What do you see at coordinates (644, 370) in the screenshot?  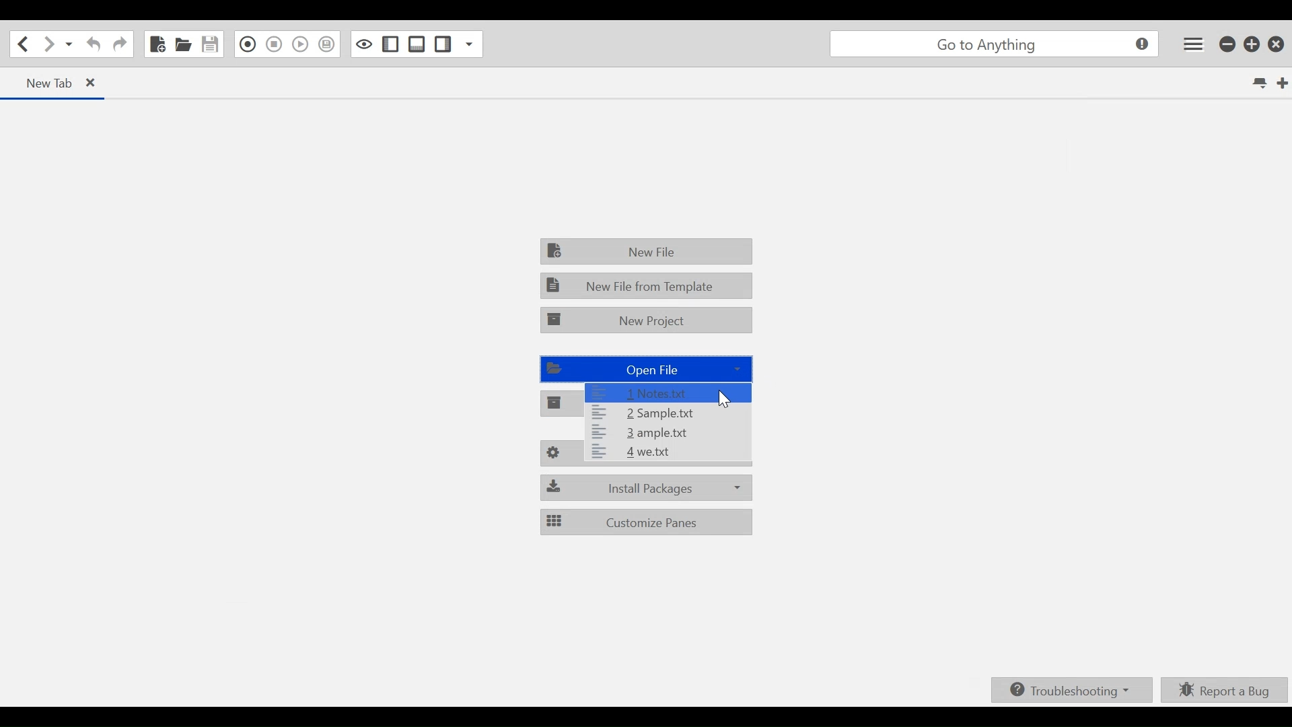 I see `Open File` at bounding box center [644, 370].